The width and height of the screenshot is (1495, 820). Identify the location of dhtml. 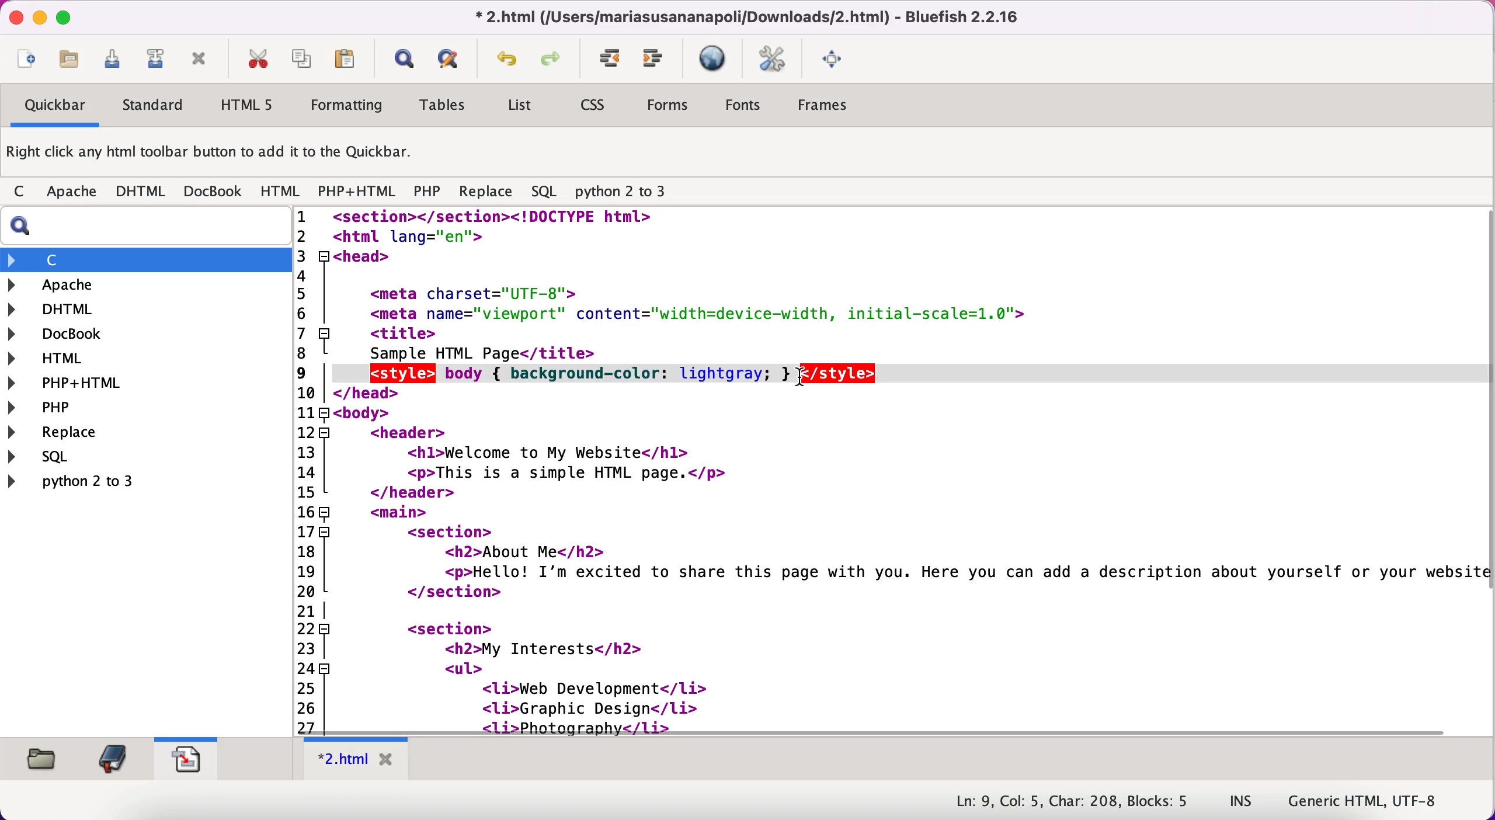
(59, 308).